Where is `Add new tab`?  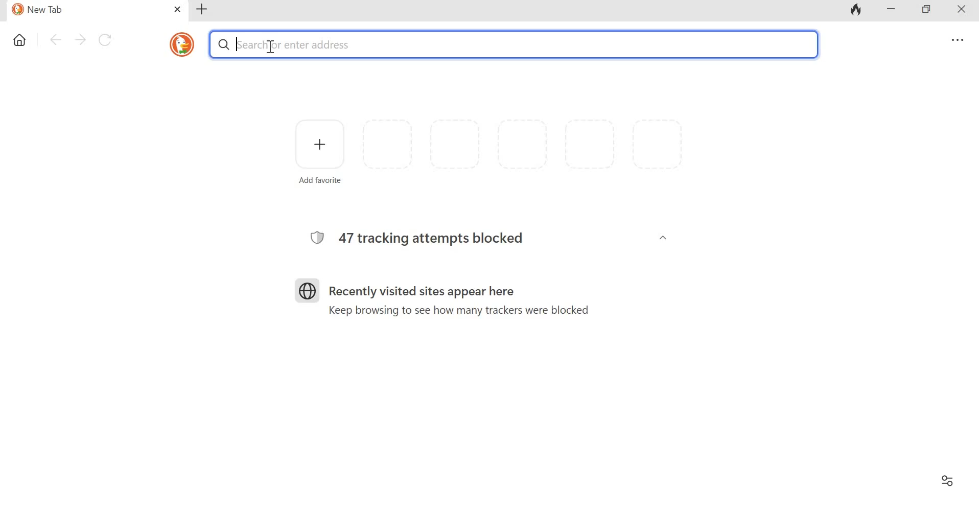 Add new tab is located at coordinates (204, 9).